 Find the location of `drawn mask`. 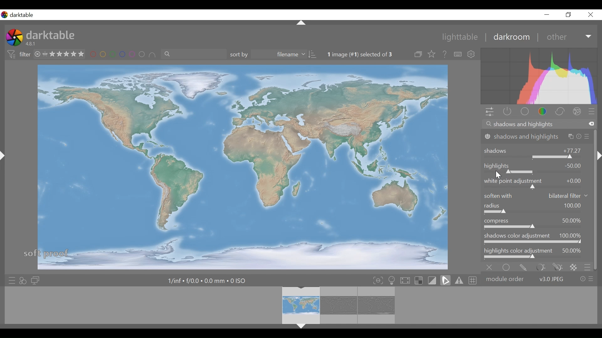

drawn mask is located at coordinates (523, 267).